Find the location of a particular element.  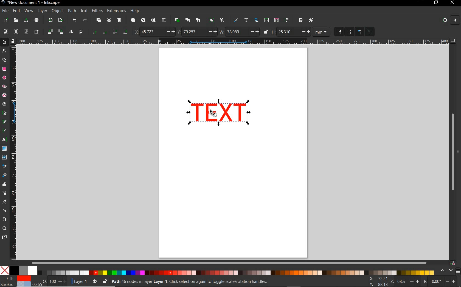

CALLIGRAPHY TOOL is located at coordinates (5, 131).